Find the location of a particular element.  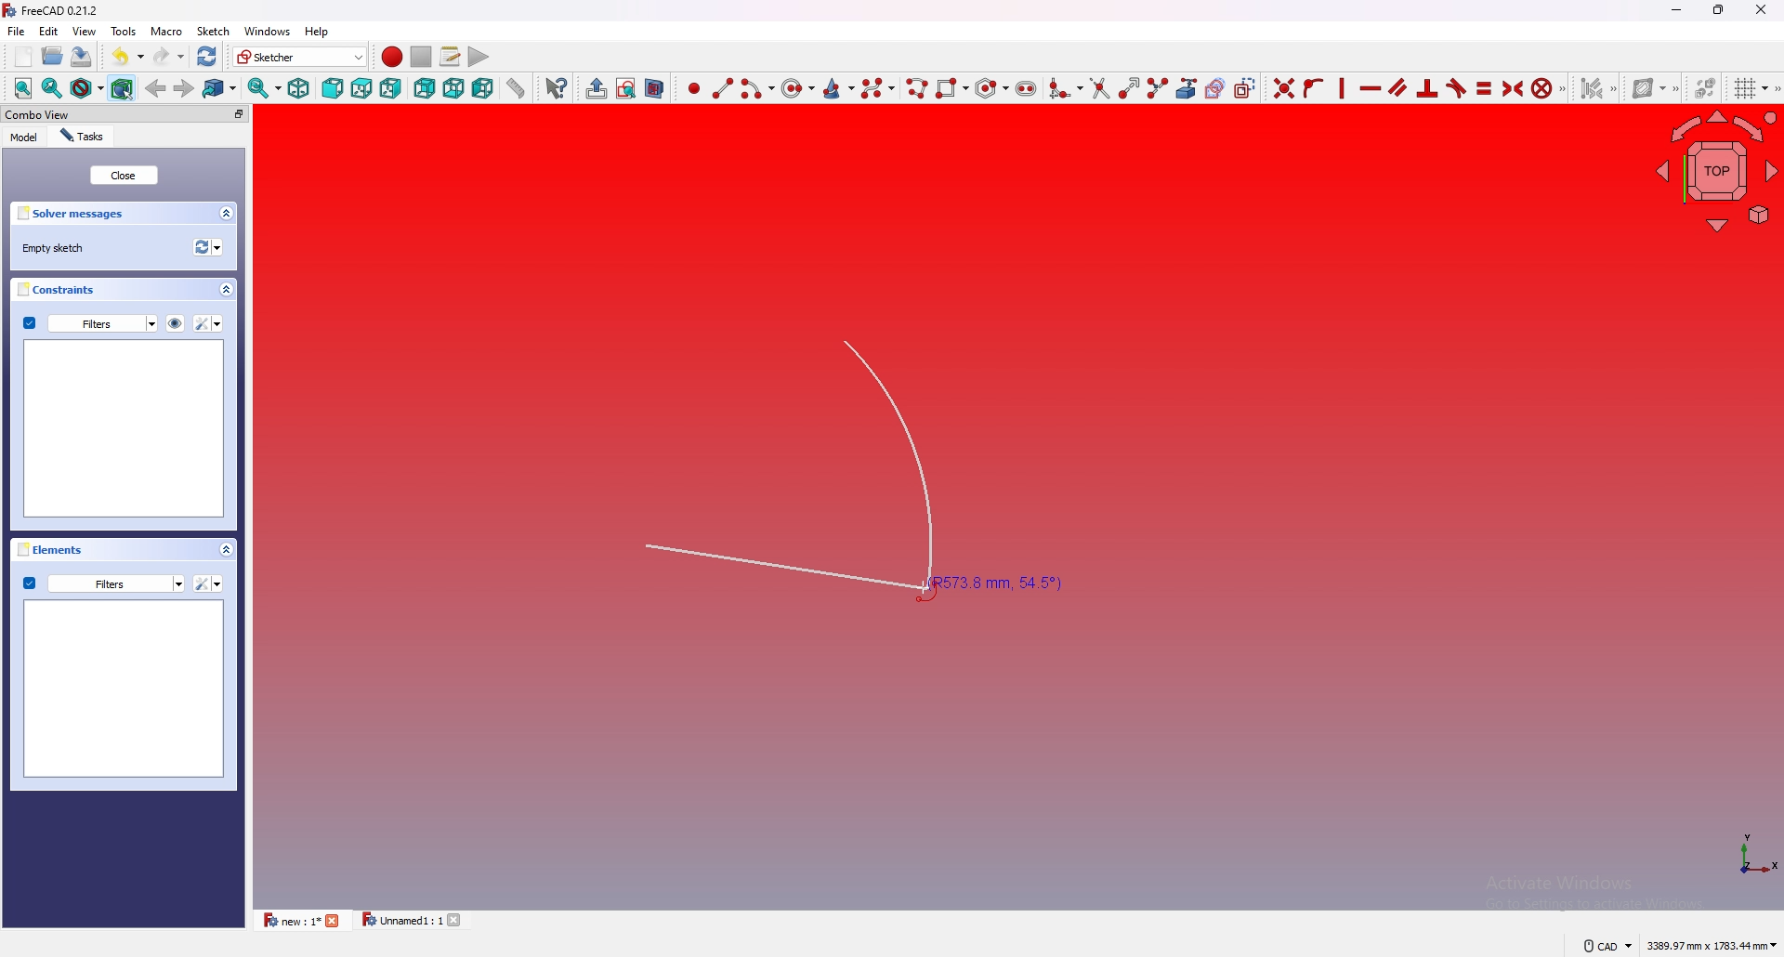

right is located at coordinates (392, 87).